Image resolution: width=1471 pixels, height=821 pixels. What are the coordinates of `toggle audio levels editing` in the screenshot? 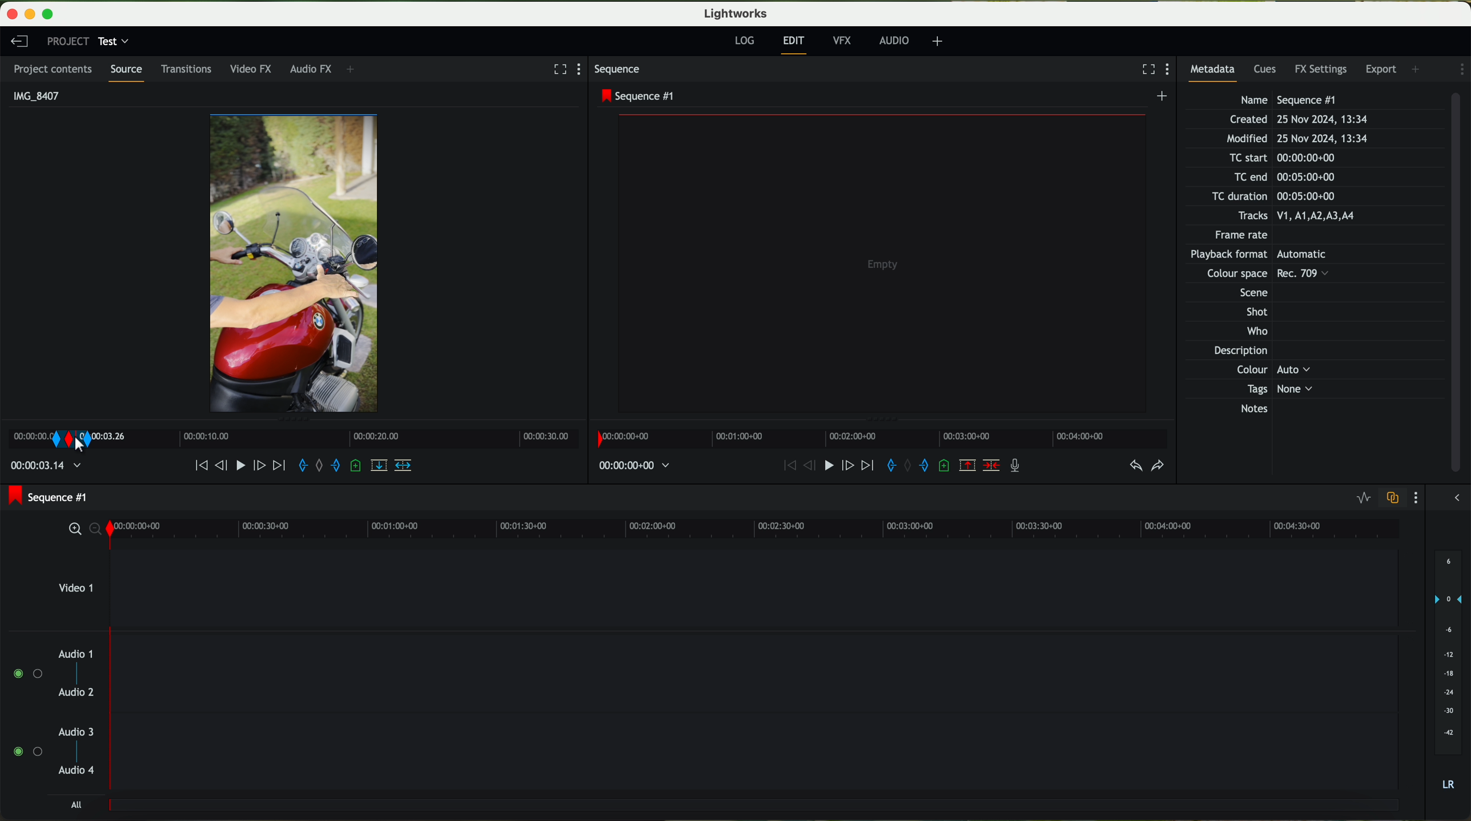 It's located at (1364, 498).